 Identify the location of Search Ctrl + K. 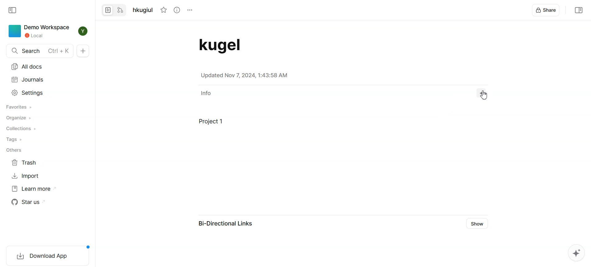
(39, 51).